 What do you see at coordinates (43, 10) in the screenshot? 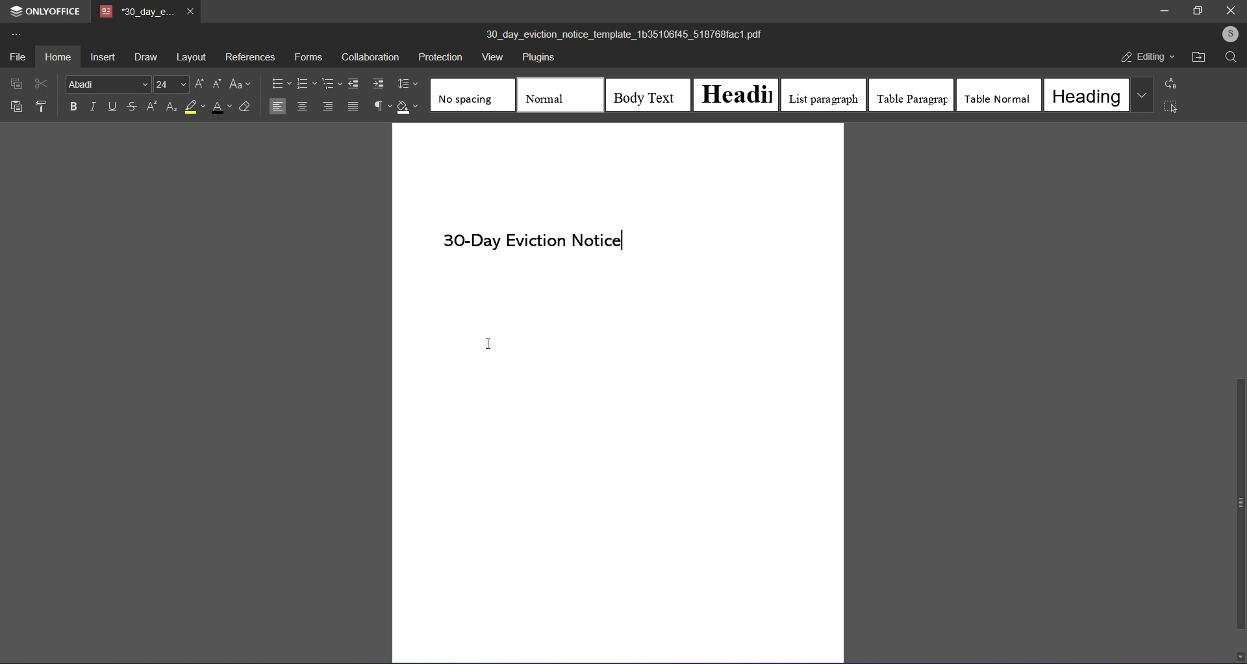
I see `onlyoffice` at bounding box center [43, 10].